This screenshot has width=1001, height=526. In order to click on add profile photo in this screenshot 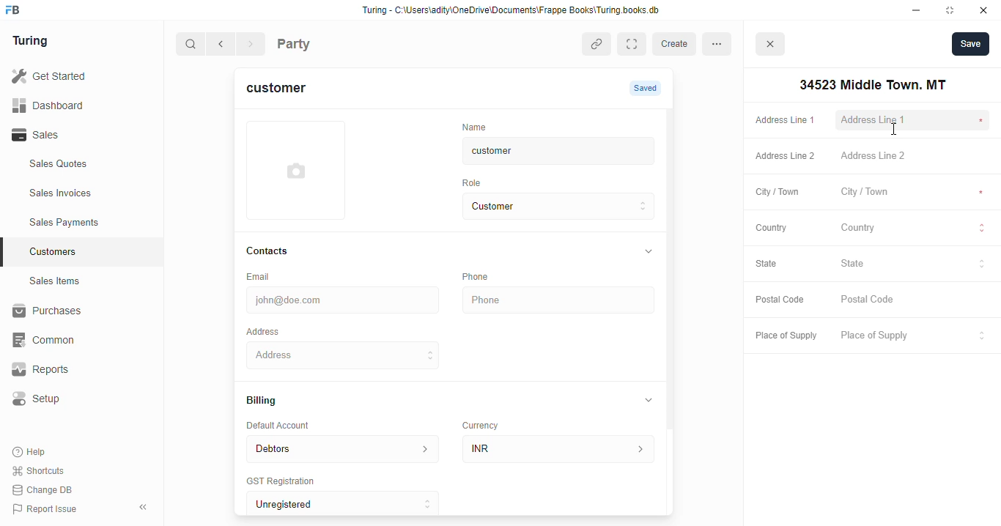, I will do `click(296, 170)`.